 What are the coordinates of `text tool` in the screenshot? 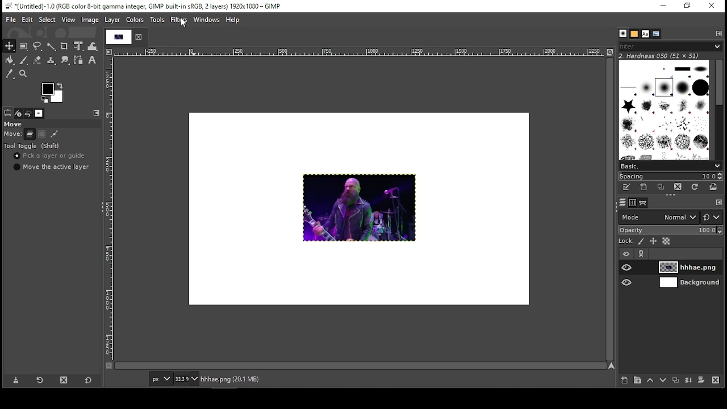 It's located at (93, 62).